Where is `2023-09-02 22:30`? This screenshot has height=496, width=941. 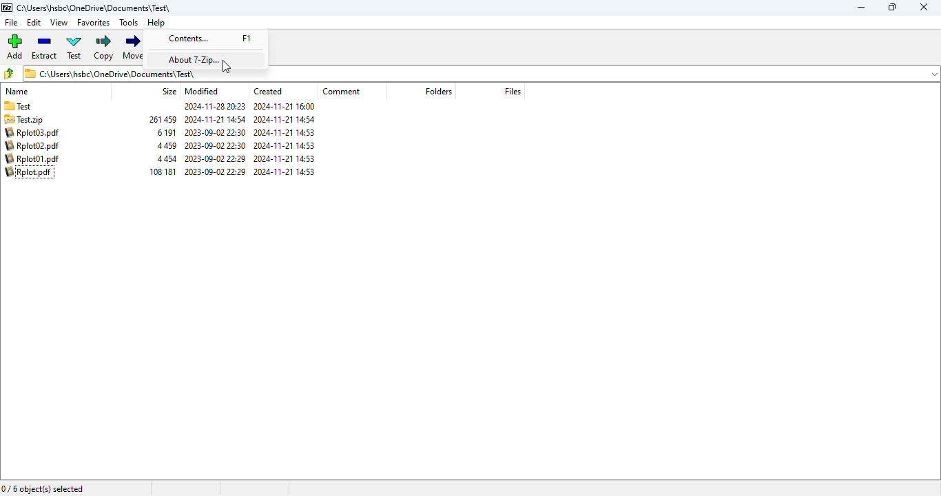
2023-09-02 22:30 is located at coordinates (216, 145).